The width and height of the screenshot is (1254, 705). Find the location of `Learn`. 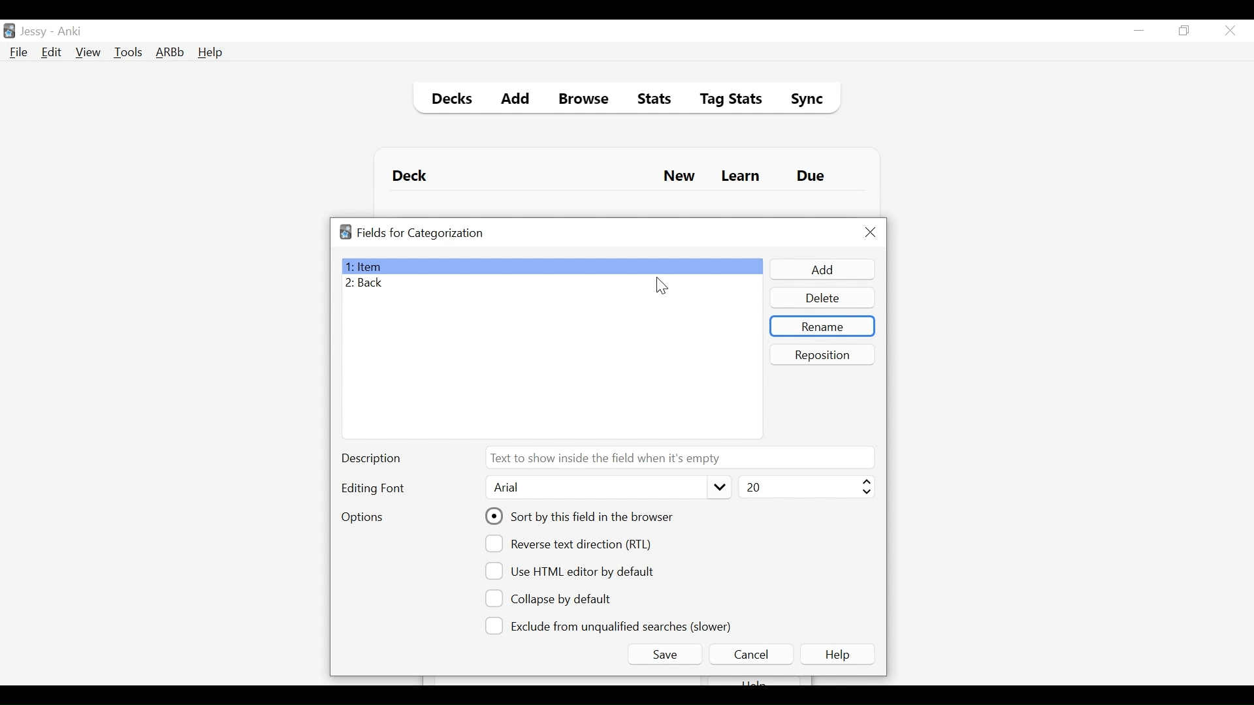

Learn is located at coordinates (740, 177).